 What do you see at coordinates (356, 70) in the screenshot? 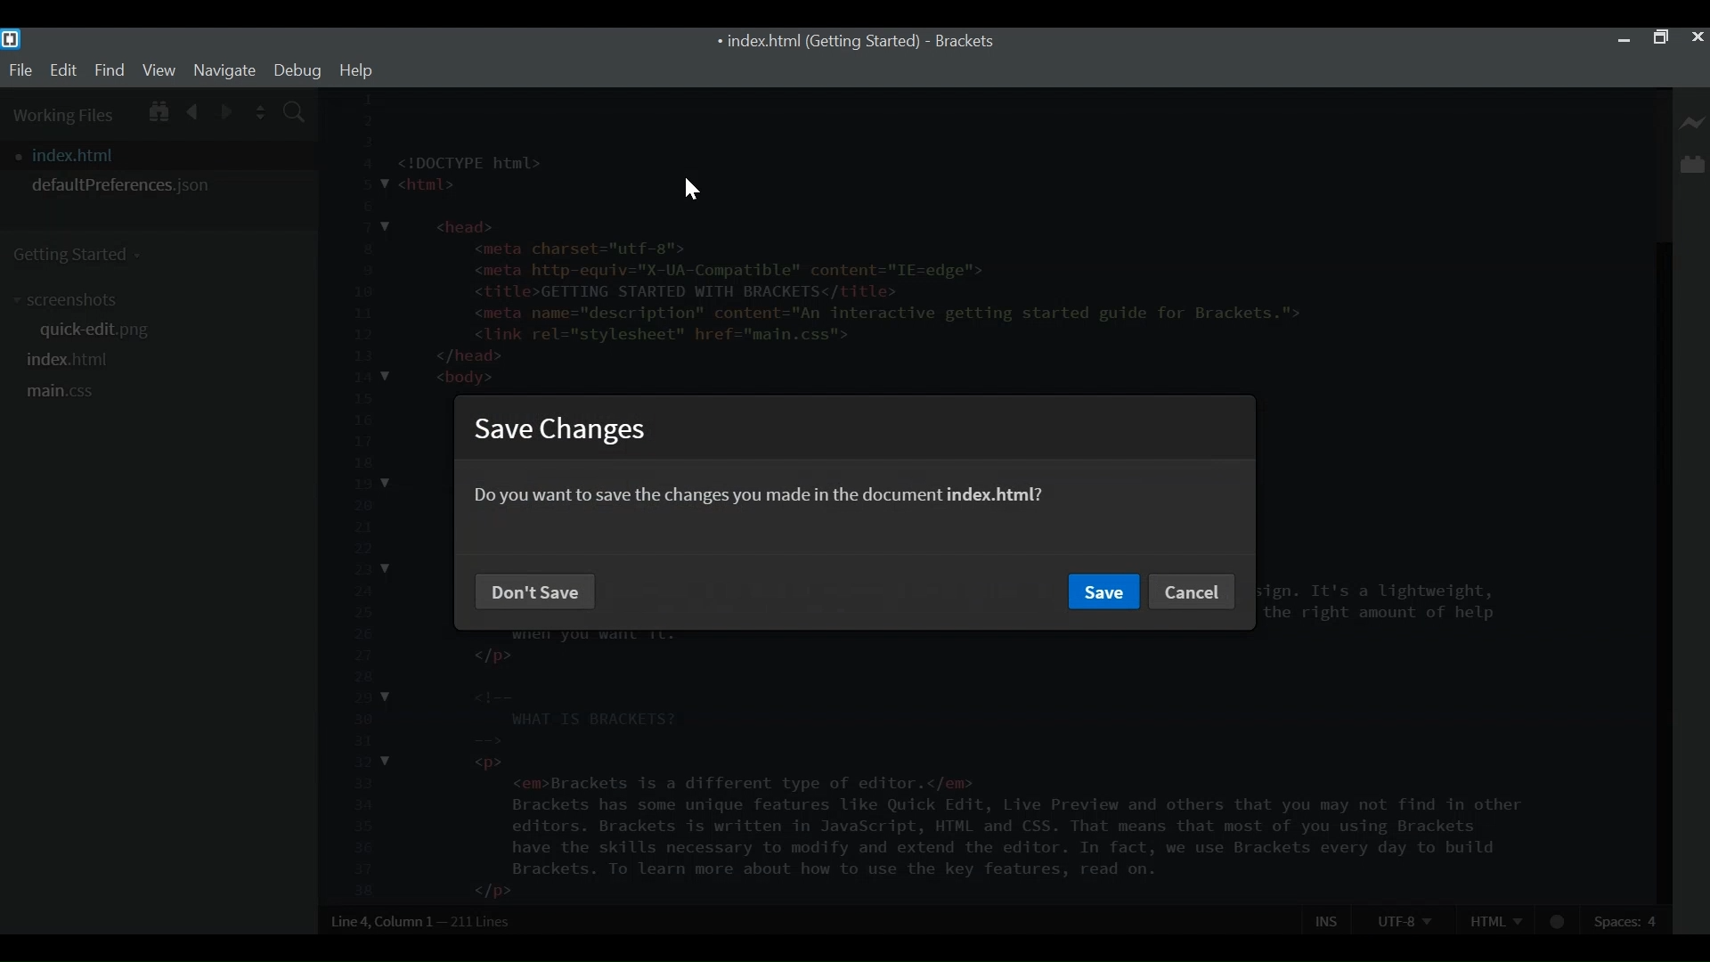
I see `help` at bounding box center [356, 70].